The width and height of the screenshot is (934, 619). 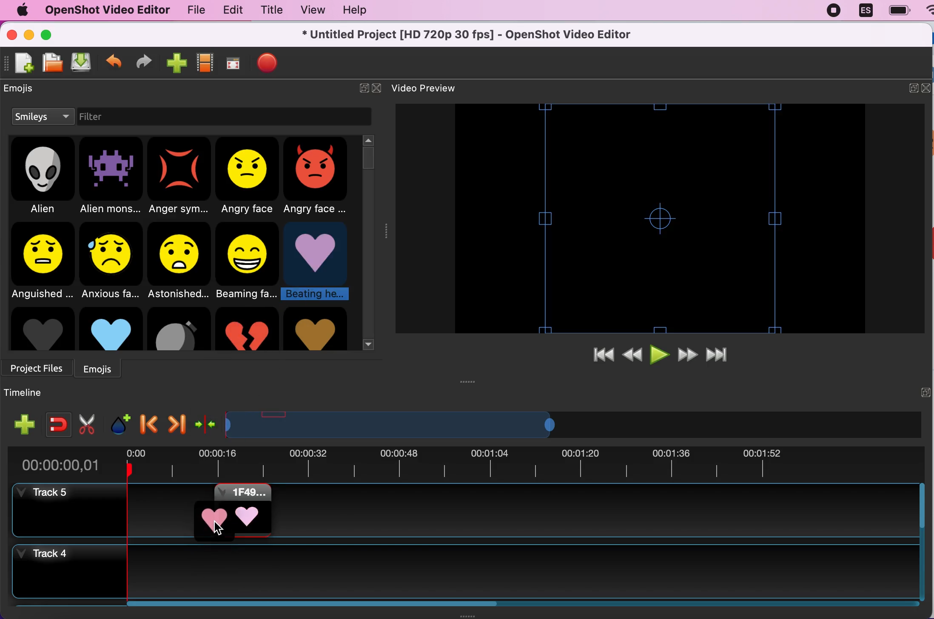 What do you see at coordinates (113, 259) in the screenshot?
I see `anxious` at bounding box center [113, 259].